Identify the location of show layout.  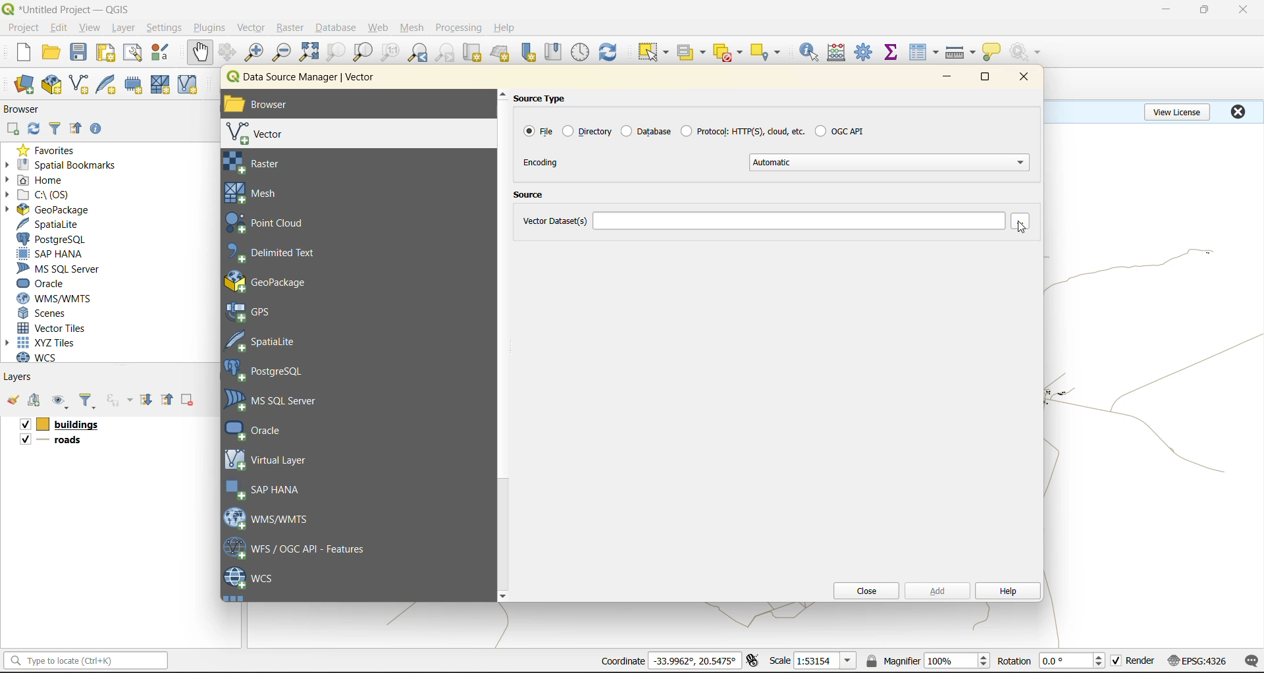
(133, 53).